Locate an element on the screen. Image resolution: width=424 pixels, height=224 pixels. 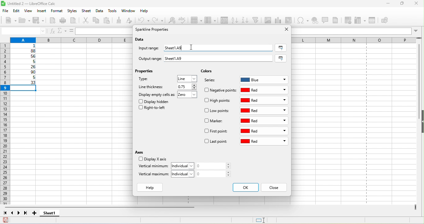
output range is located at coordinates (147, 58).